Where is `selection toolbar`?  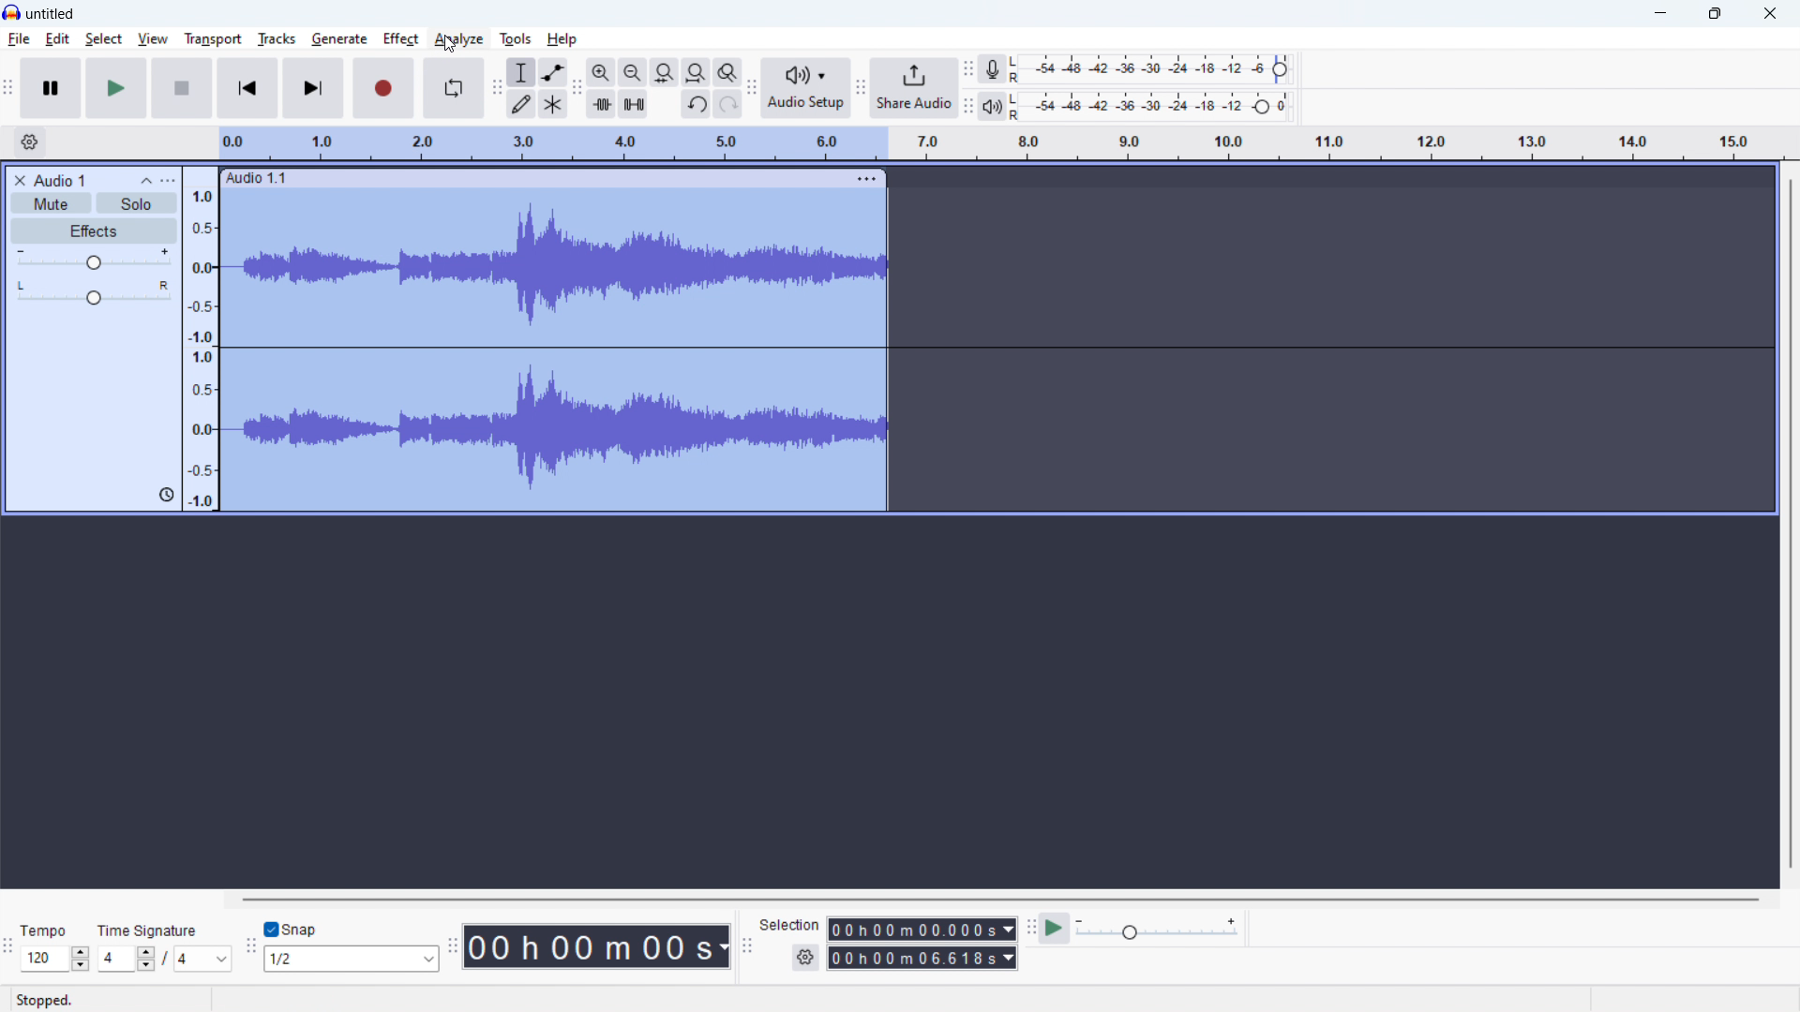
selection toolbar is located at coordinates (746, 948).